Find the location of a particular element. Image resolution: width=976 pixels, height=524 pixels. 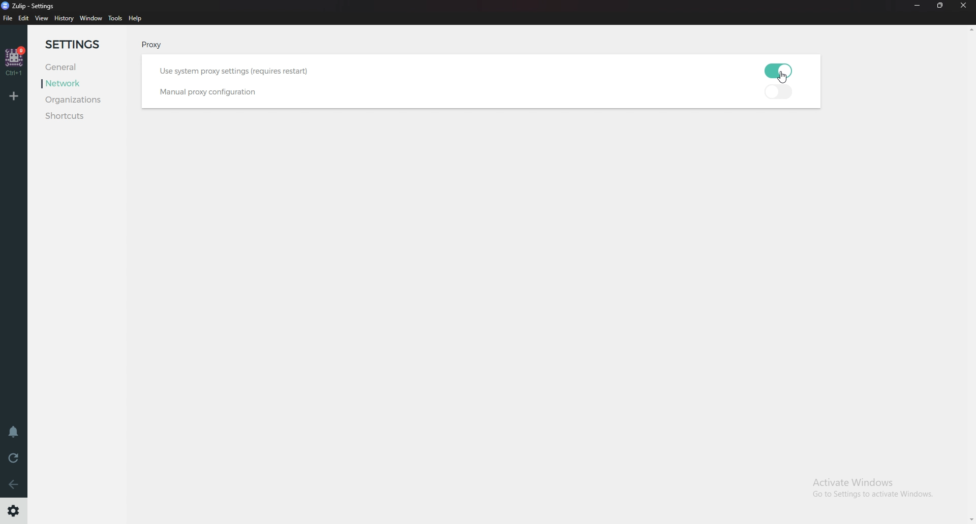

Shortcuts is located at coordinates (79, 117).